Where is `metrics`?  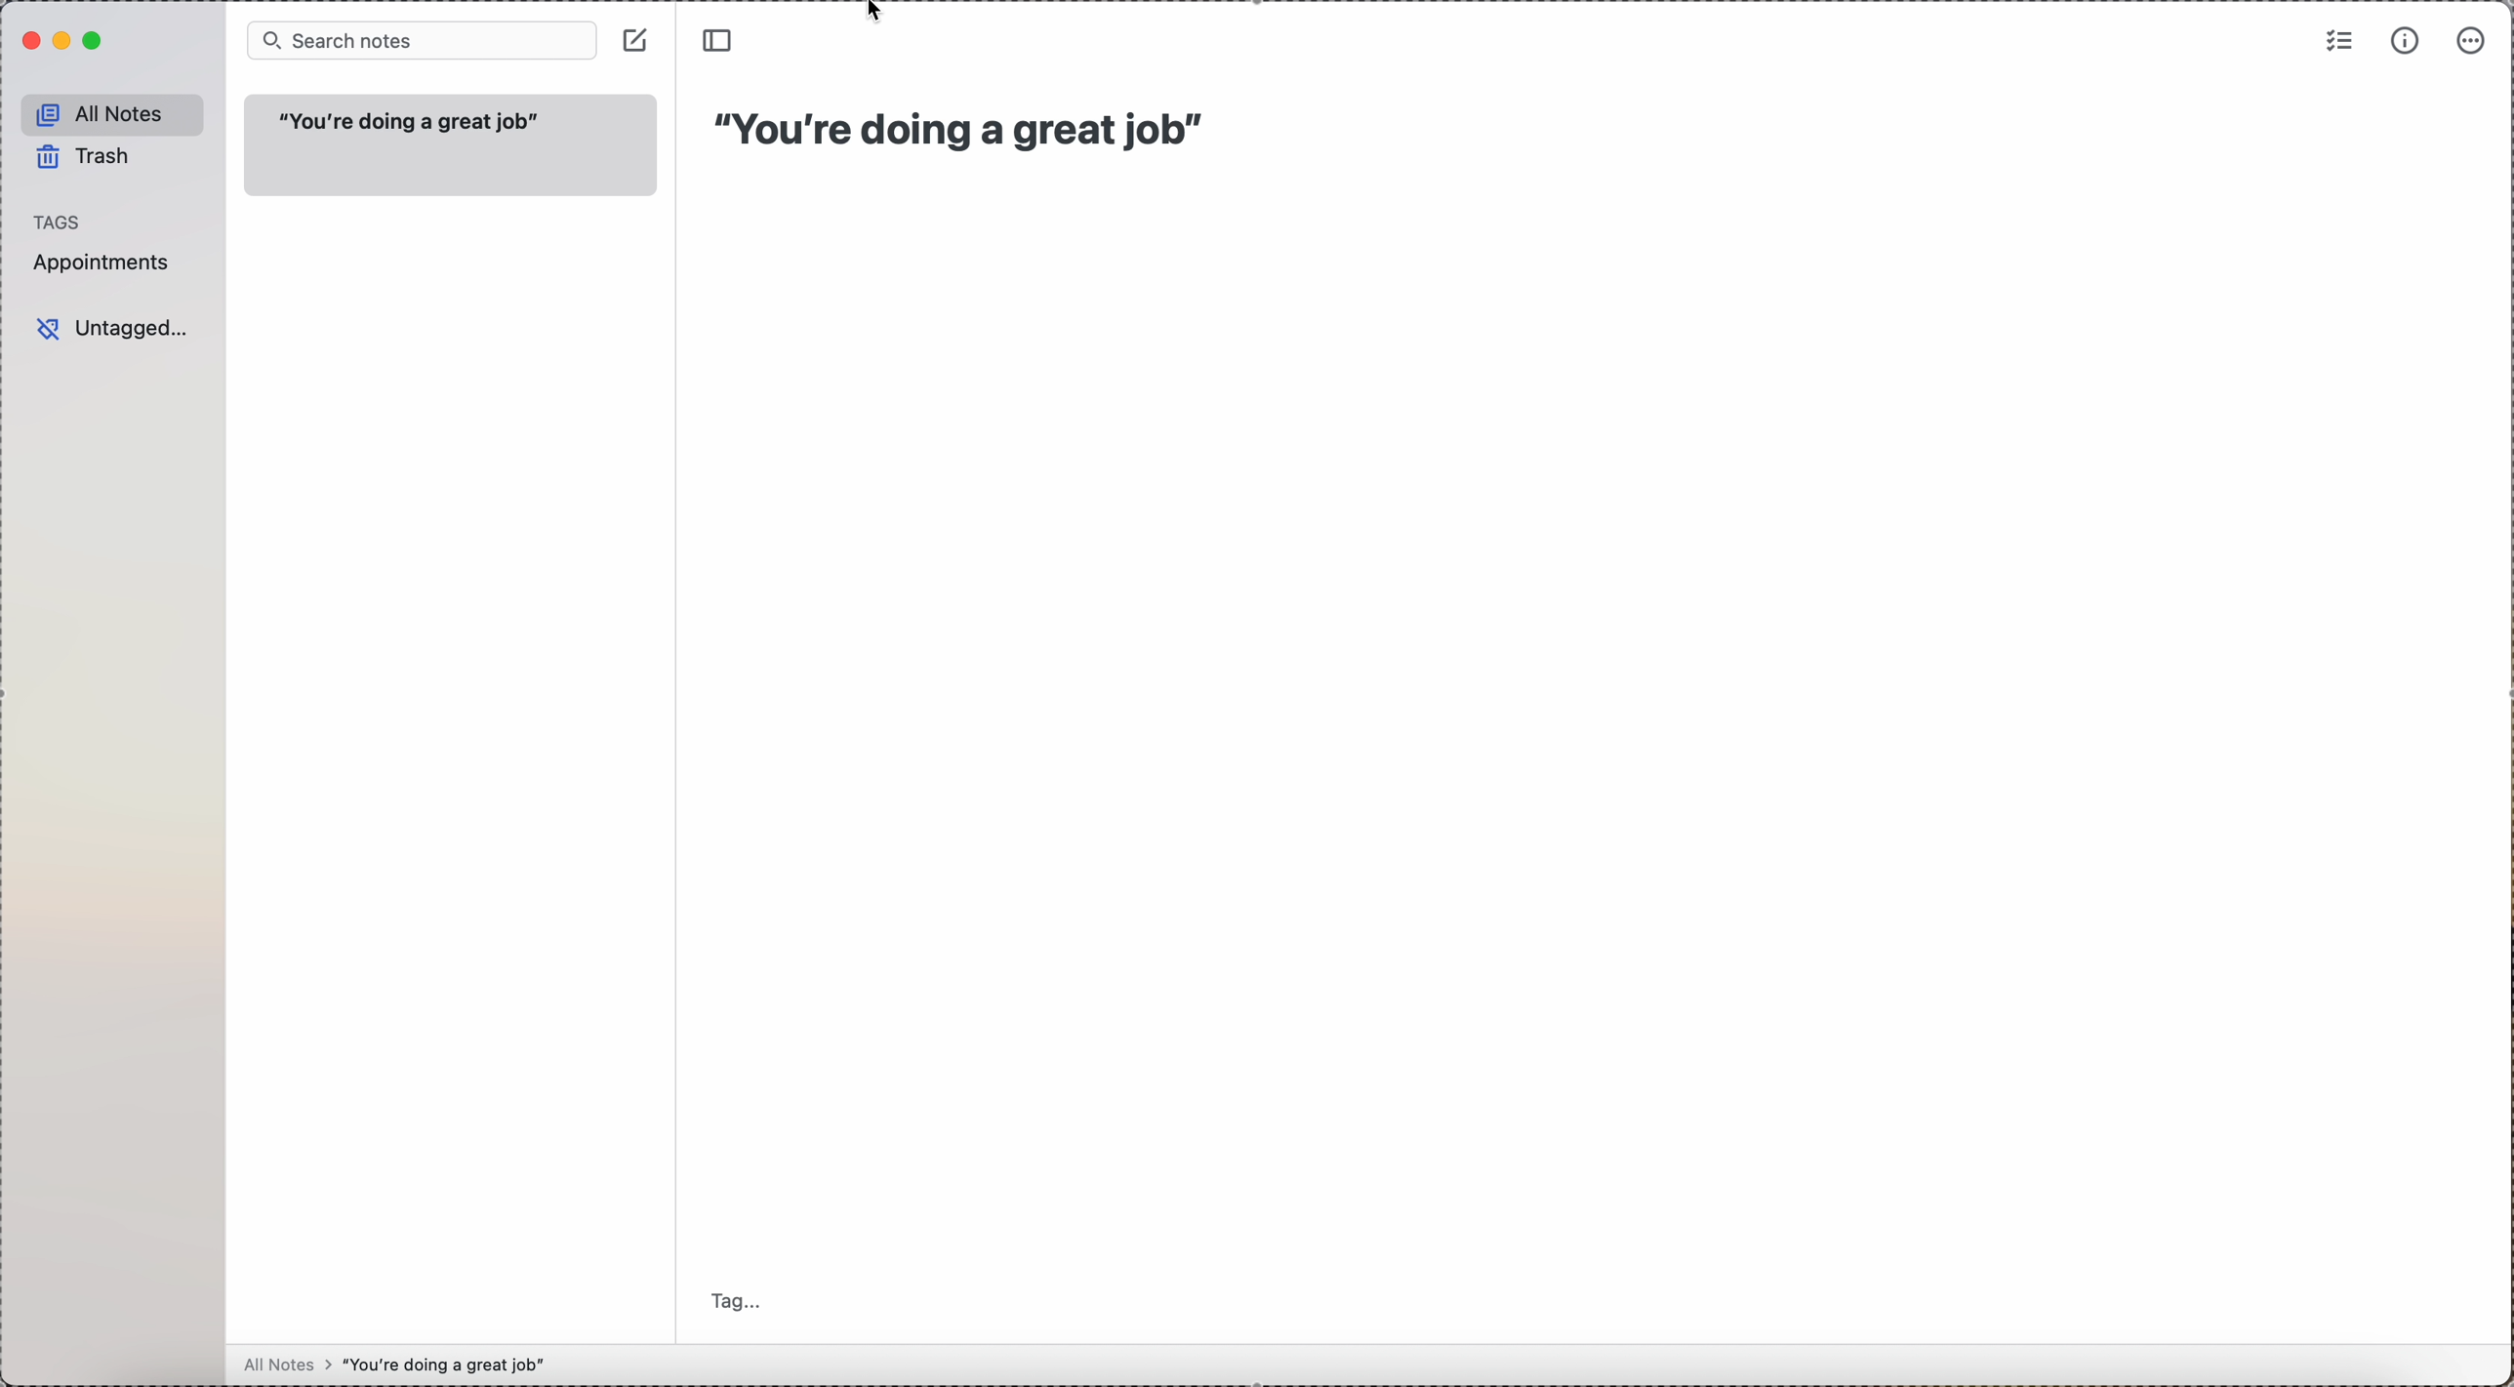
metrics is located at coordinates (2407, 40).